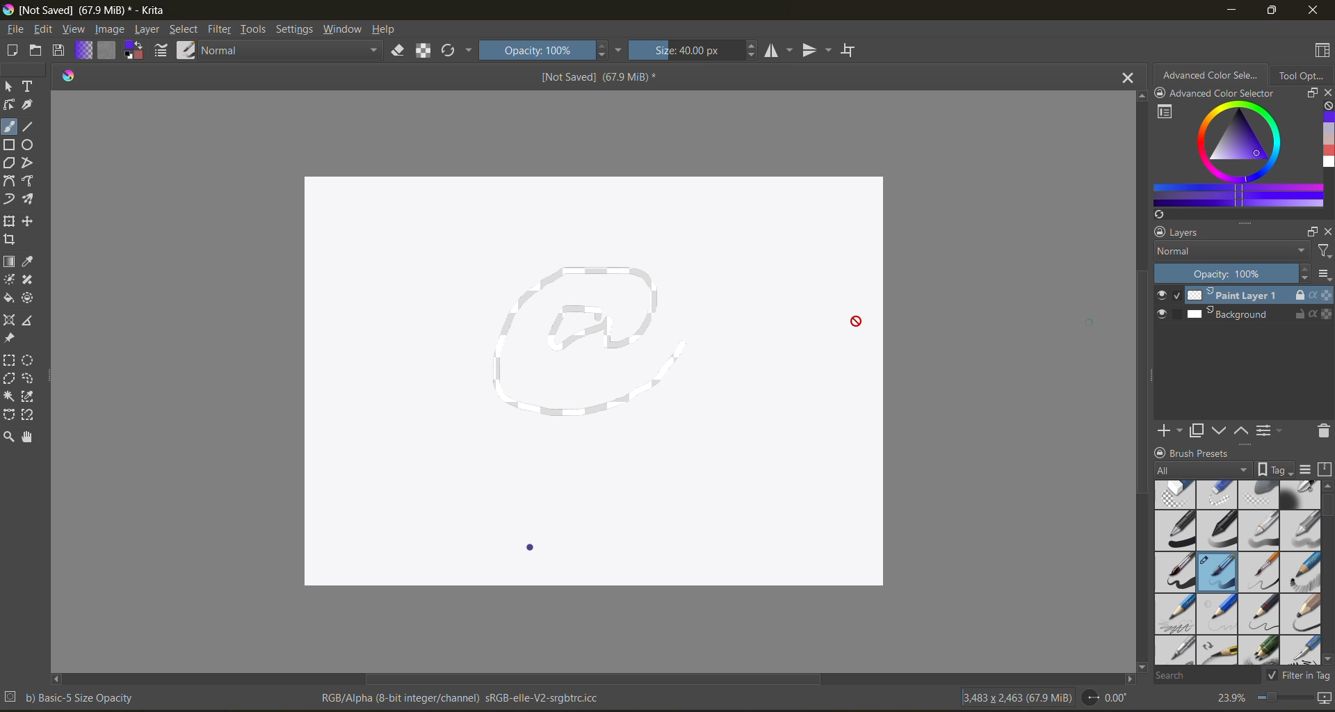  I want to click on foreground background color selector, so click(134, 51).